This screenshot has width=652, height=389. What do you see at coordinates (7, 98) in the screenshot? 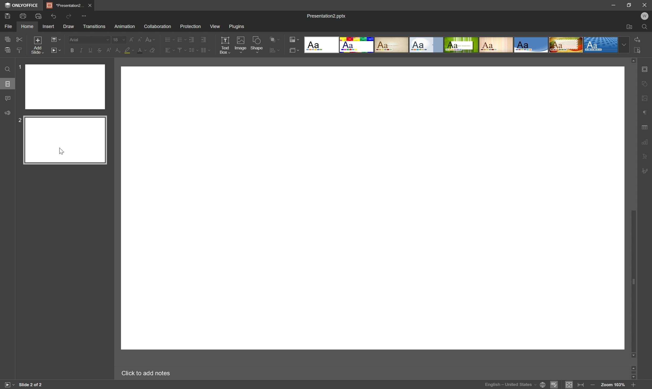
I see `Comments` at bounding box center [7, 98].